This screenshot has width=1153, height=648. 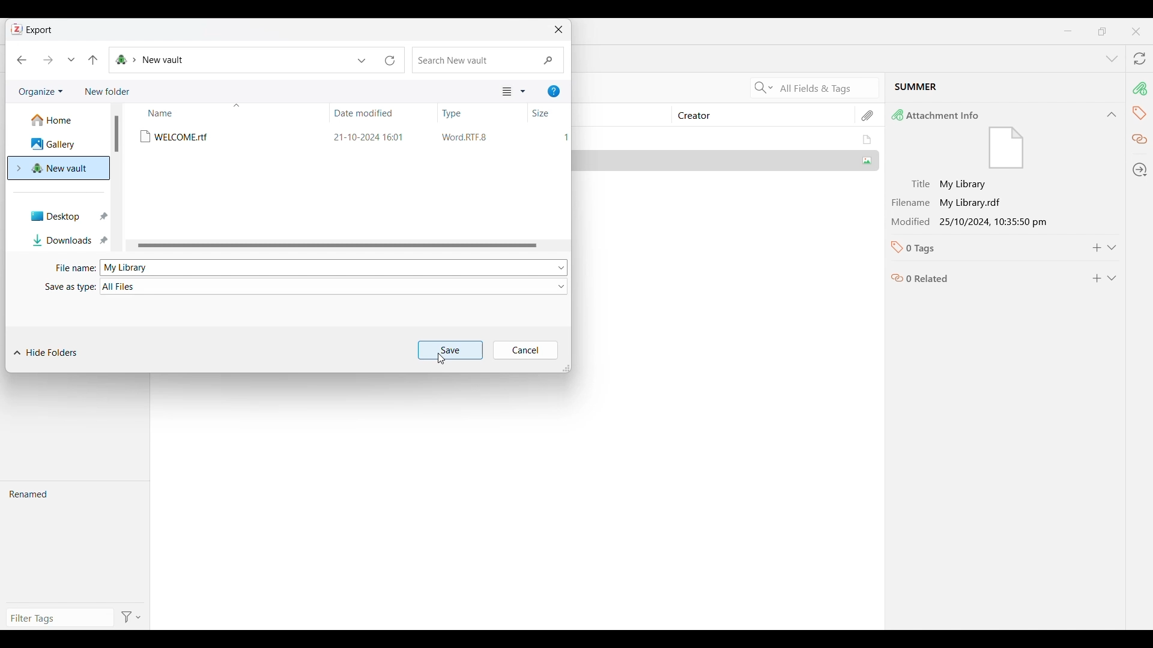 What do you see at coordinates (40, 92) in the screenshot?
I see `Organize current folder` at bounding box center [40, 92].